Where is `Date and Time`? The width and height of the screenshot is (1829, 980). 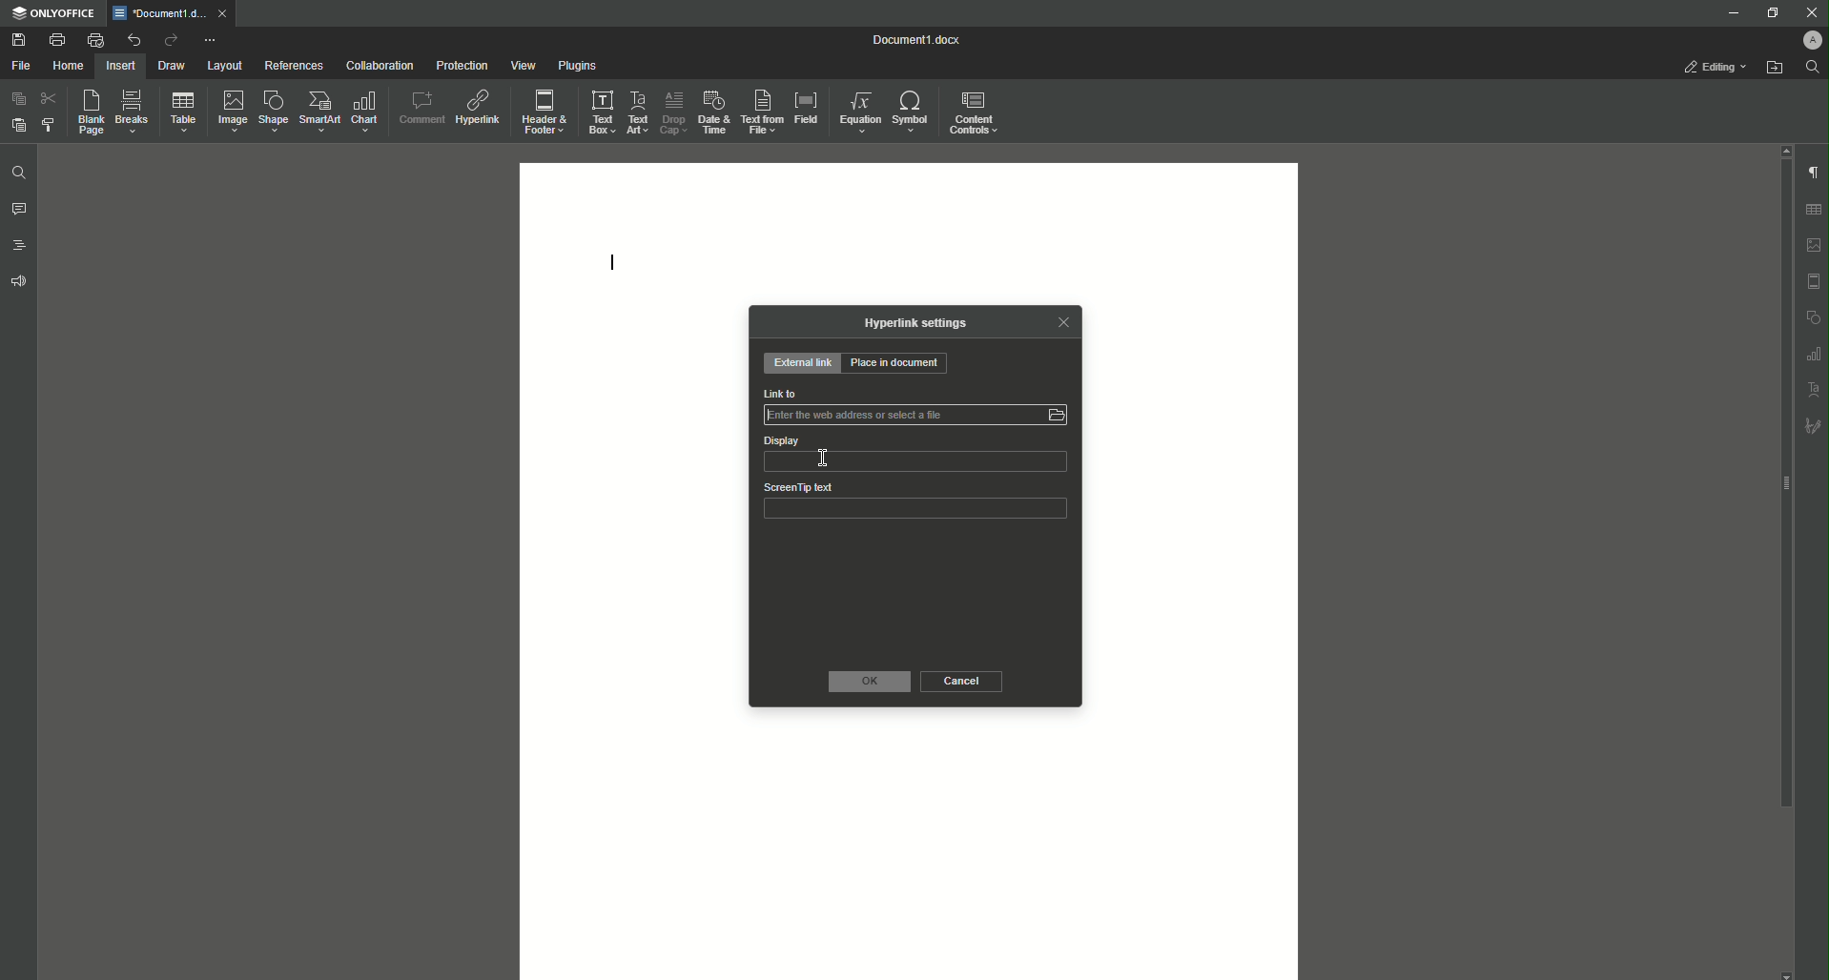
Date and Time is located at coordinates (714, 112).